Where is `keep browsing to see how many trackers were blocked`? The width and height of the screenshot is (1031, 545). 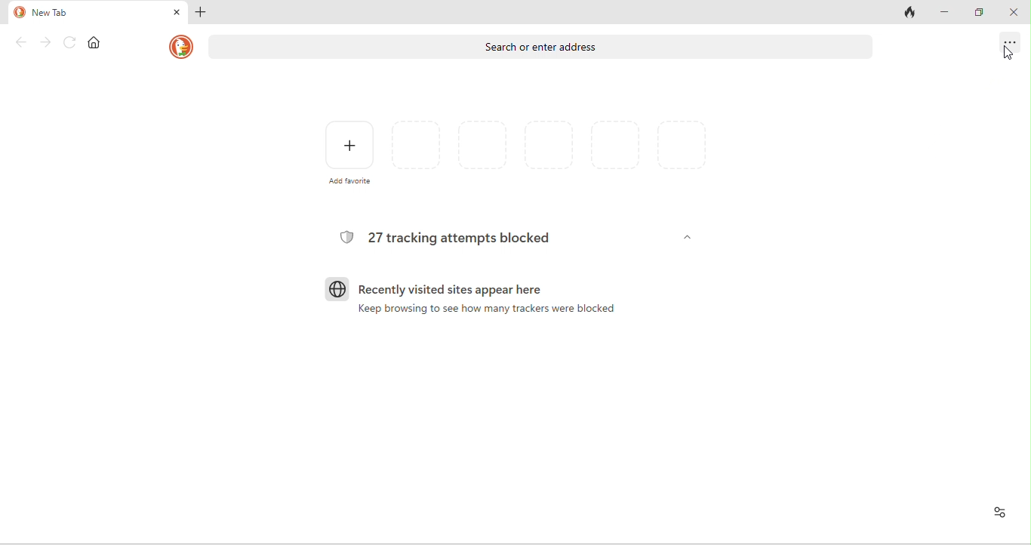
keep browsing to see how many trackers were blocked is located at coordinates (487, 312).